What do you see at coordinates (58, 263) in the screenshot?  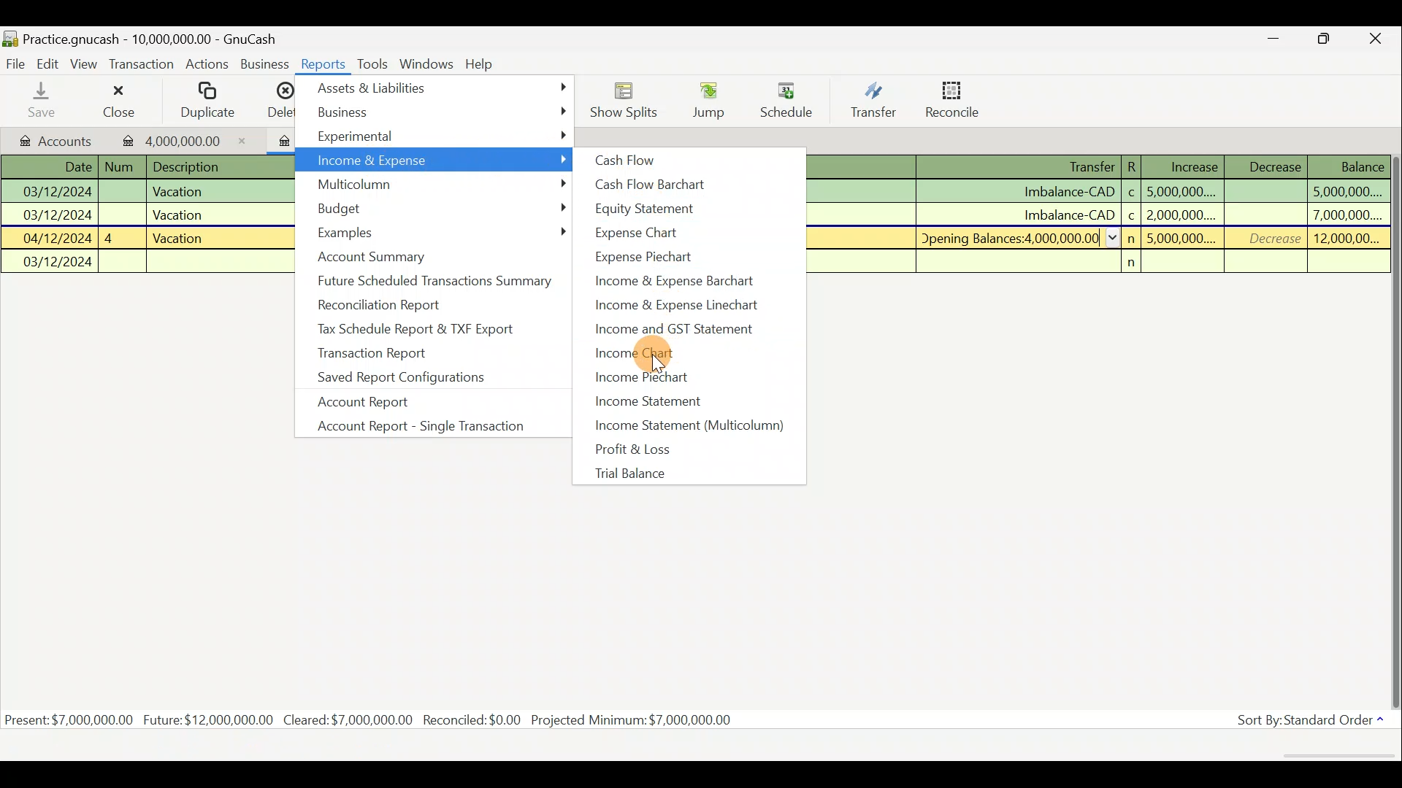 I see `03/12/2024` at bounding box center [58, 263].